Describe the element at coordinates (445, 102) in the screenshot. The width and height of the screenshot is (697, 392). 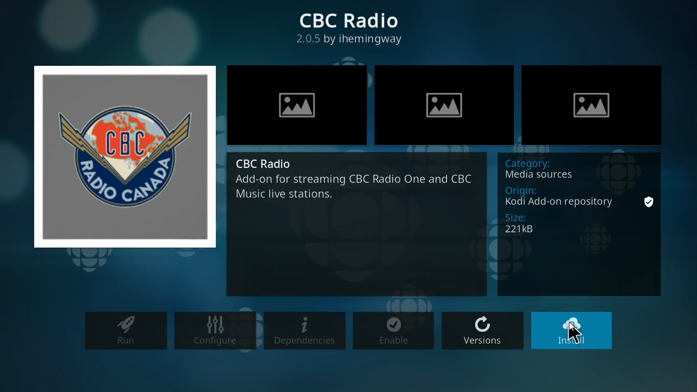
I see `pictures` at that location.